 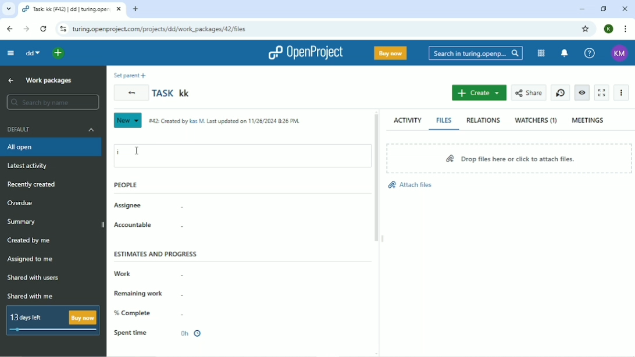 I want to click on More, so click(x=622, y=92).